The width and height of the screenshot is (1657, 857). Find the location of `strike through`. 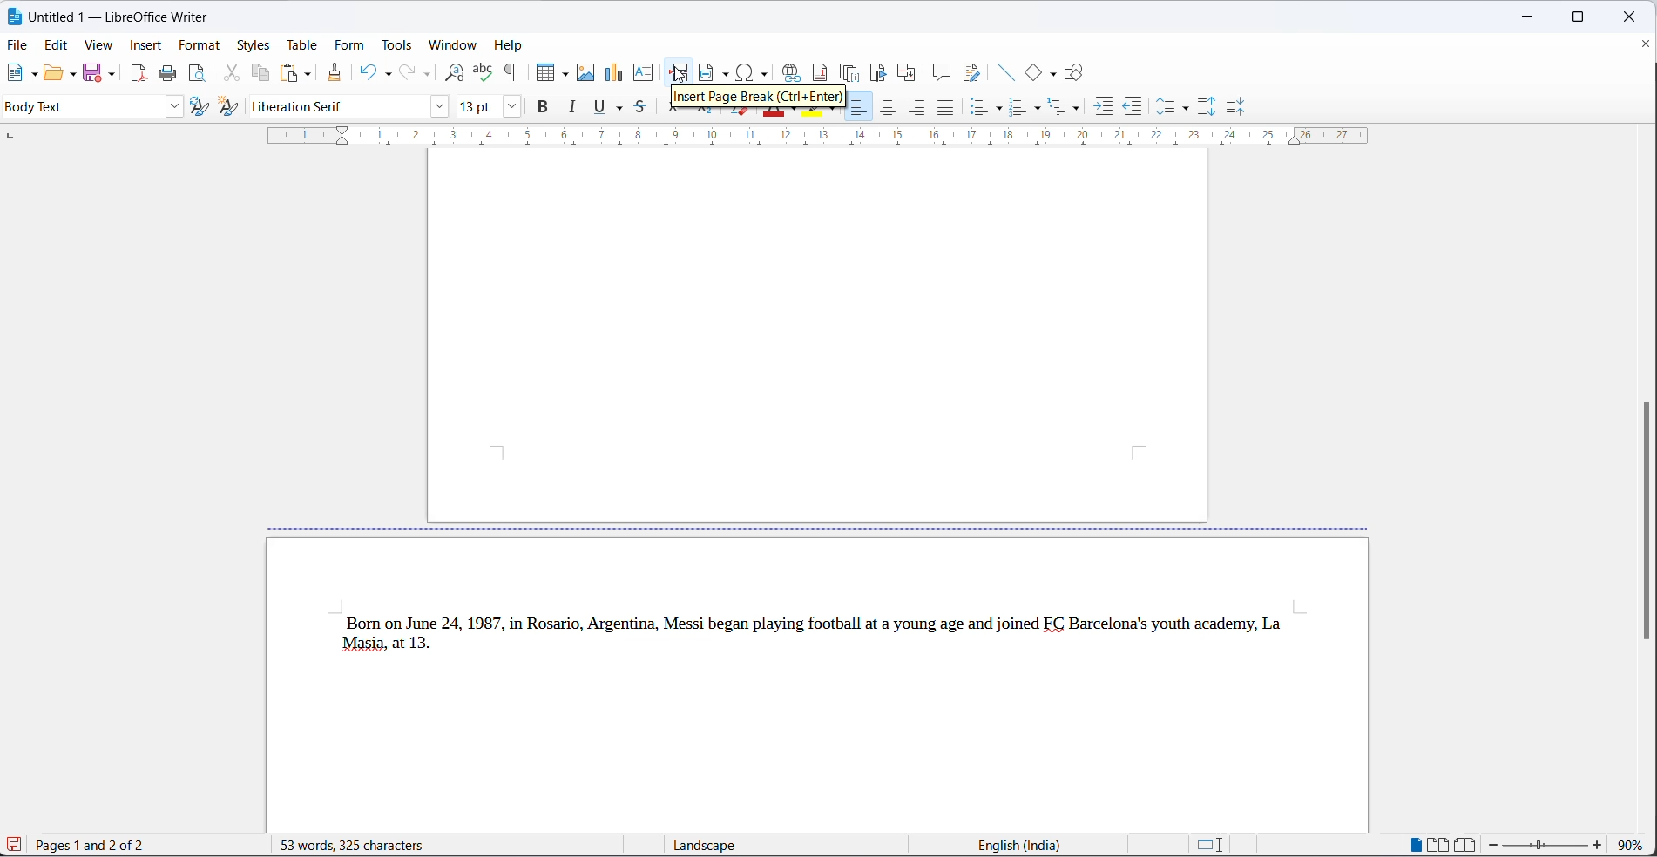

strike through is located at coordinates (640, 106).